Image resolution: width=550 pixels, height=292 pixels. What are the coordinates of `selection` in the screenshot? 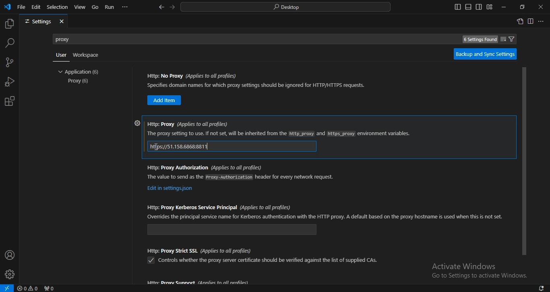 It's located at (58, 7).